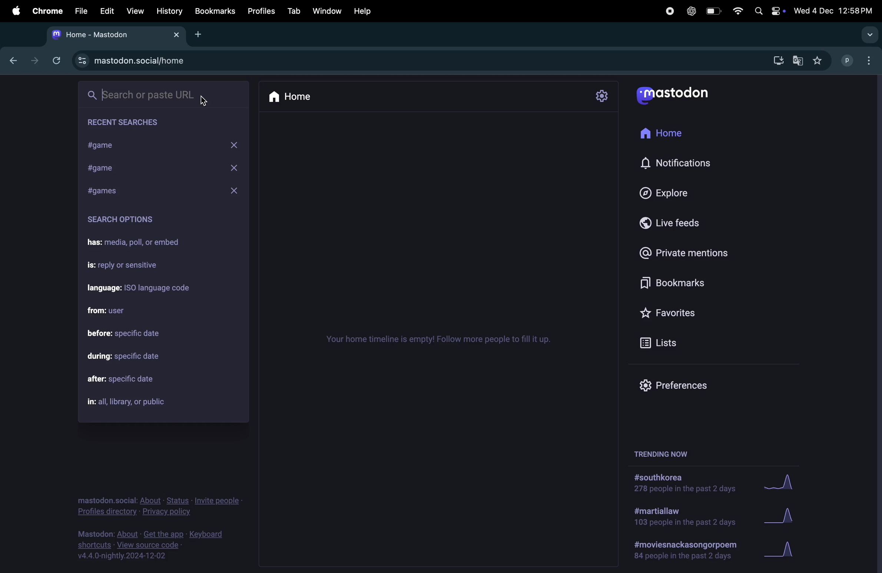 The height and width of the screenshot is (573, 882). I want to click on language iso, so click(145, 289).